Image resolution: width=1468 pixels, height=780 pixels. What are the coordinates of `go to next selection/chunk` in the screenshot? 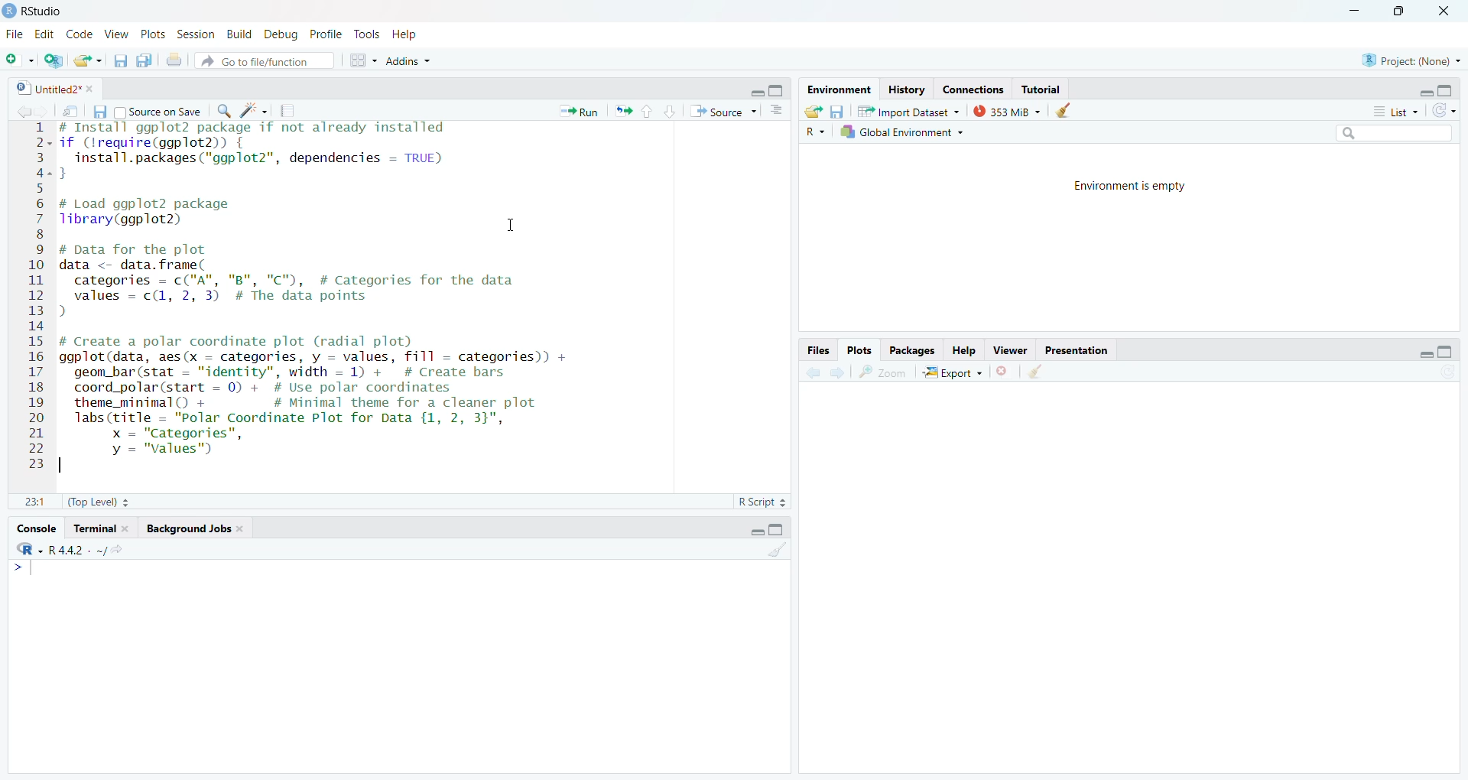 It's located at (668, 112).